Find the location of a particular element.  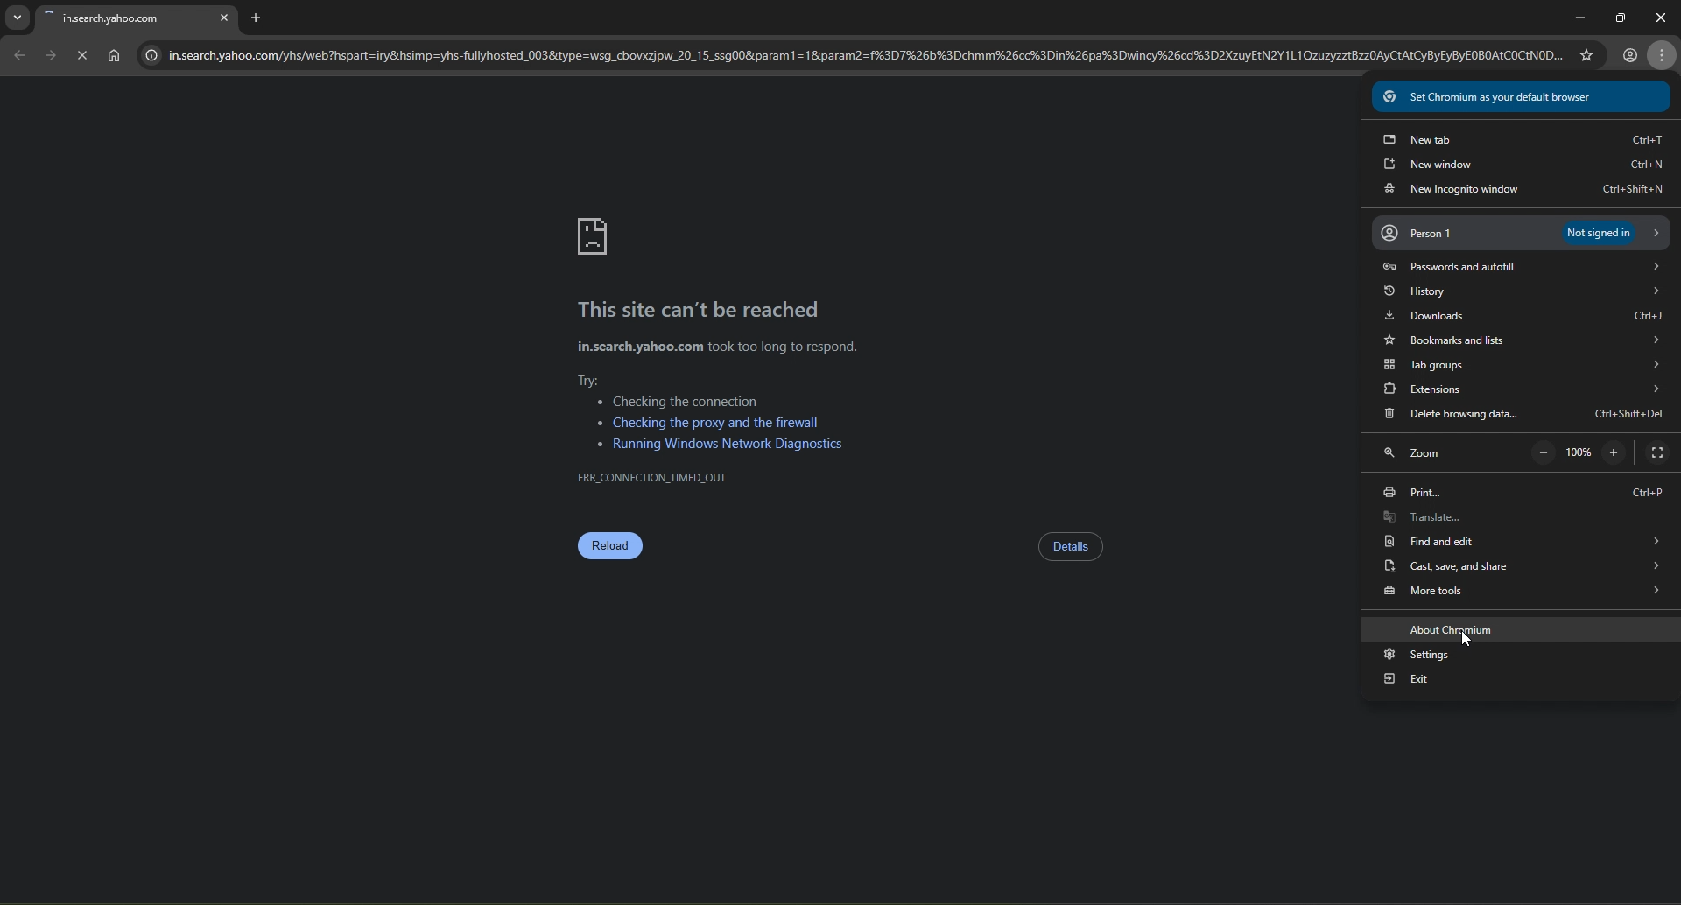

mouse pointer is located at coordinates (1465, 640).